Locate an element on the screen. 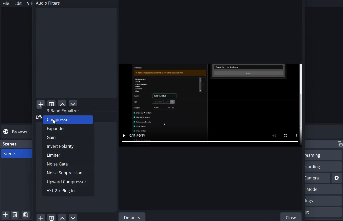  Move Filter Down is located at coordinates (73, 102).